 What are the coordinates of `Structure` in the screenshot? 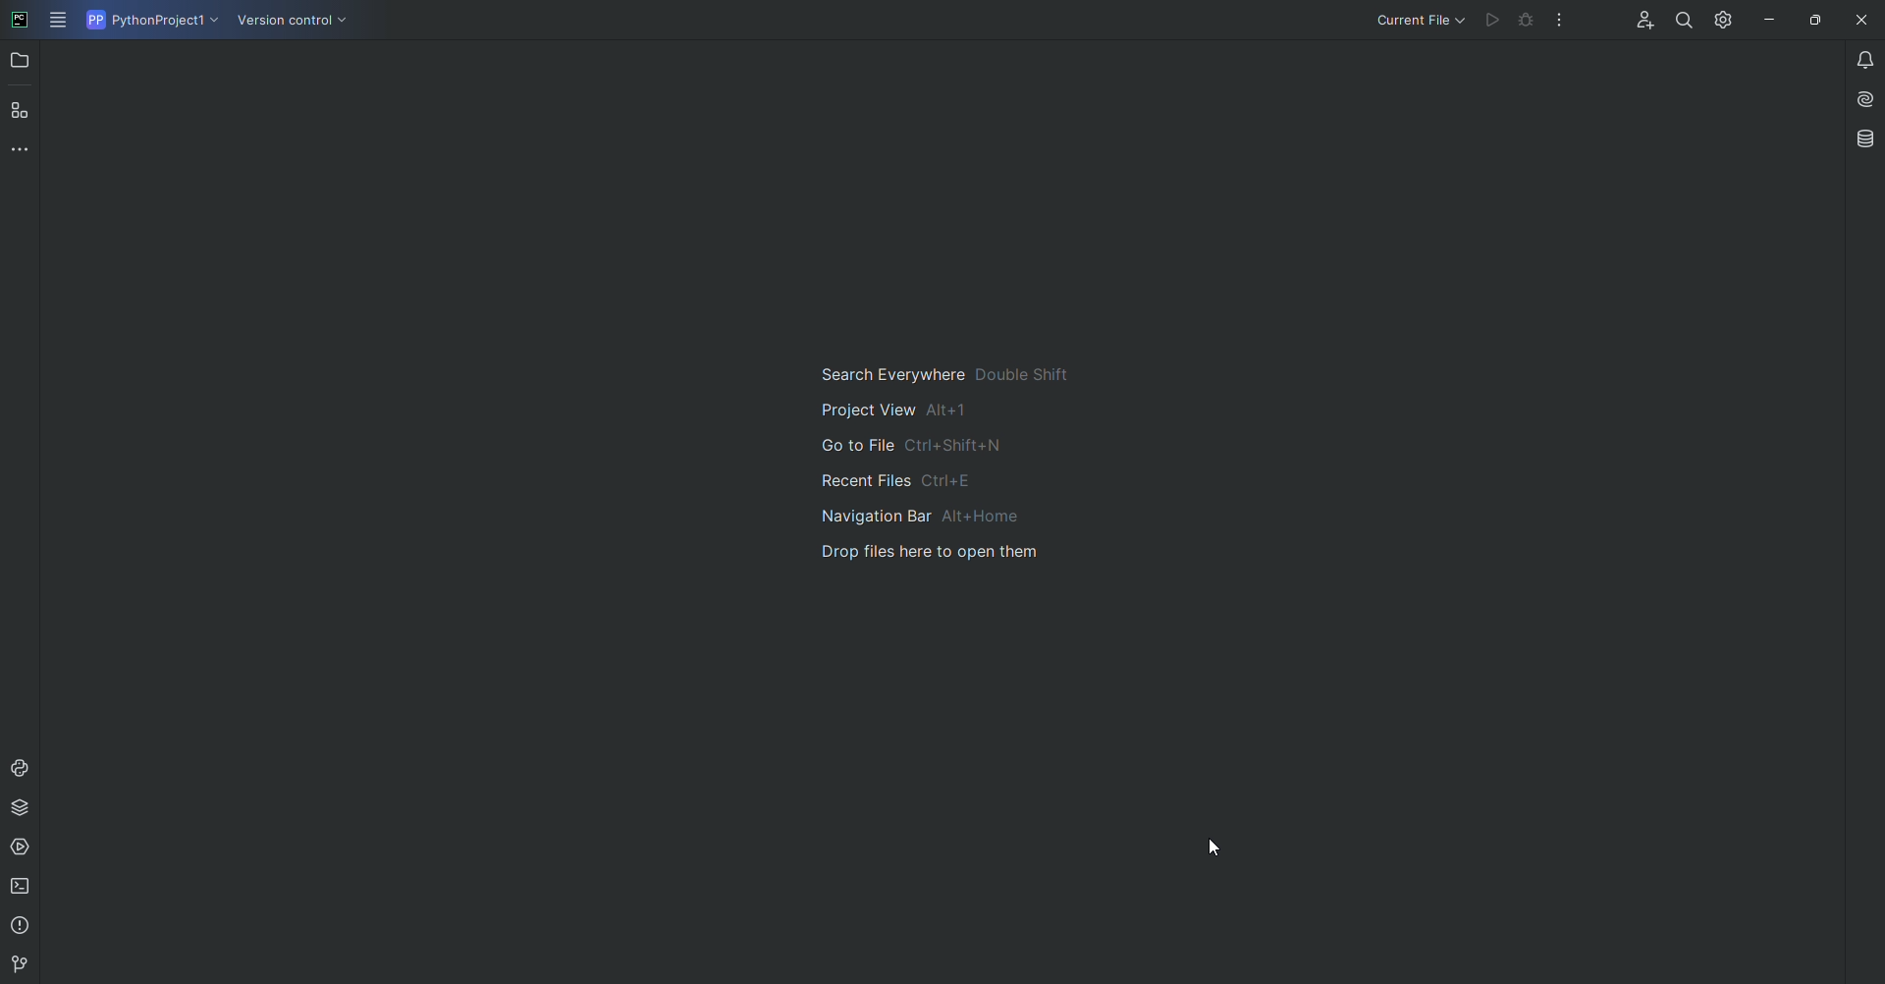 It's located at (22, 109).